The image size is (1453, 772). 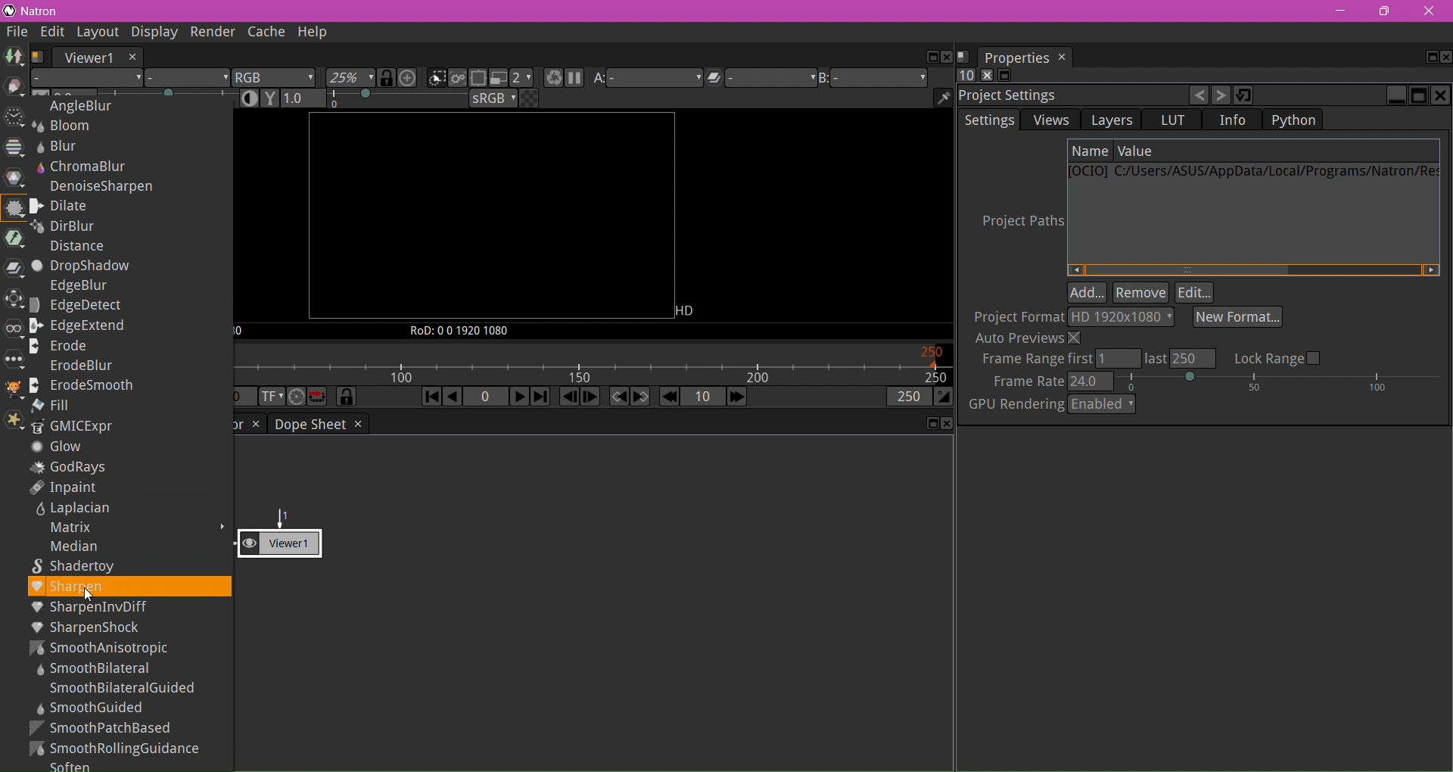 I want to click on Maximize pane, so click(x=1418, y=95).